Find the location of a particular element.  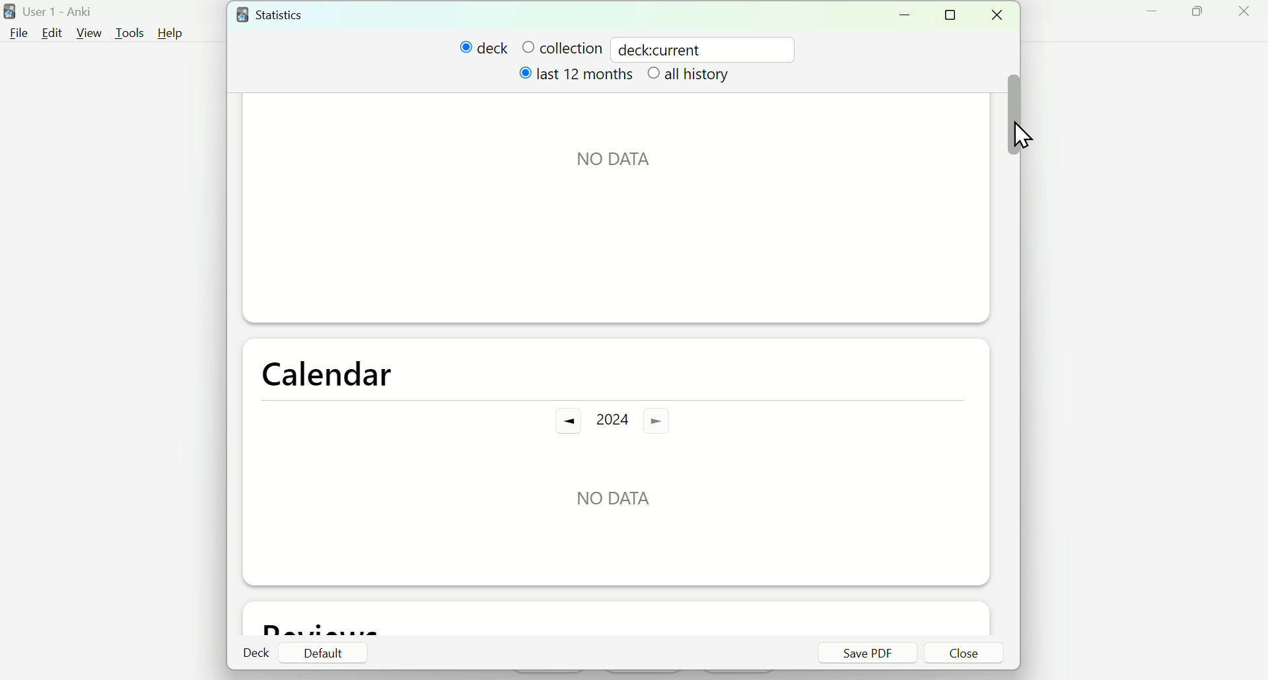

View is located at coordinates (90, 31).